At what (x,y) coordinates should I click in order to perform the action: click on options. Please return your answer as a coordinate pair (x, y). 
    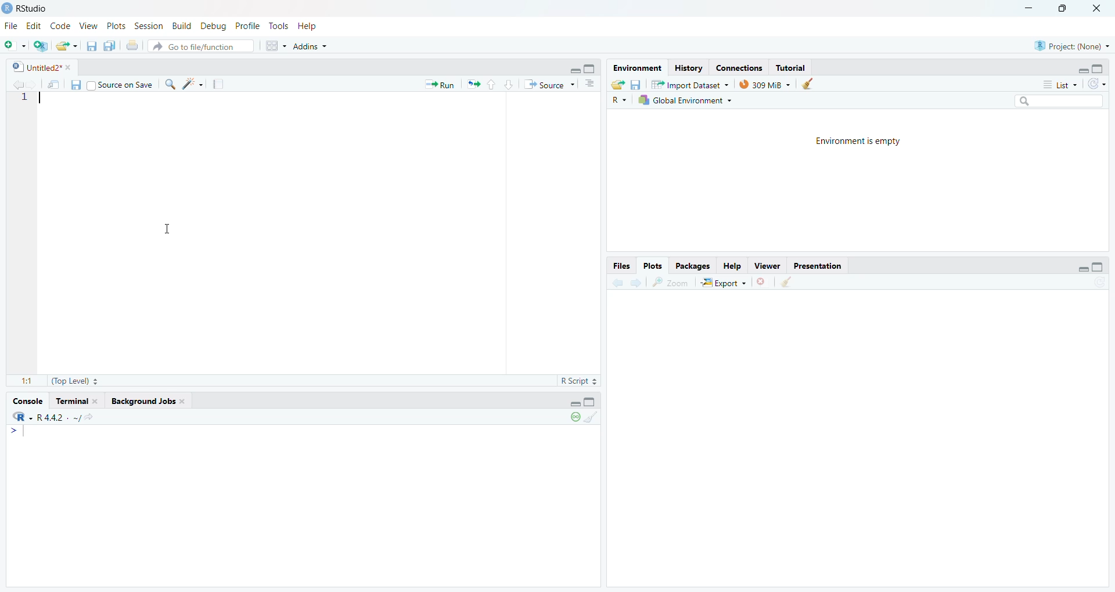
    Looking at the image, I should click on (588, 86).